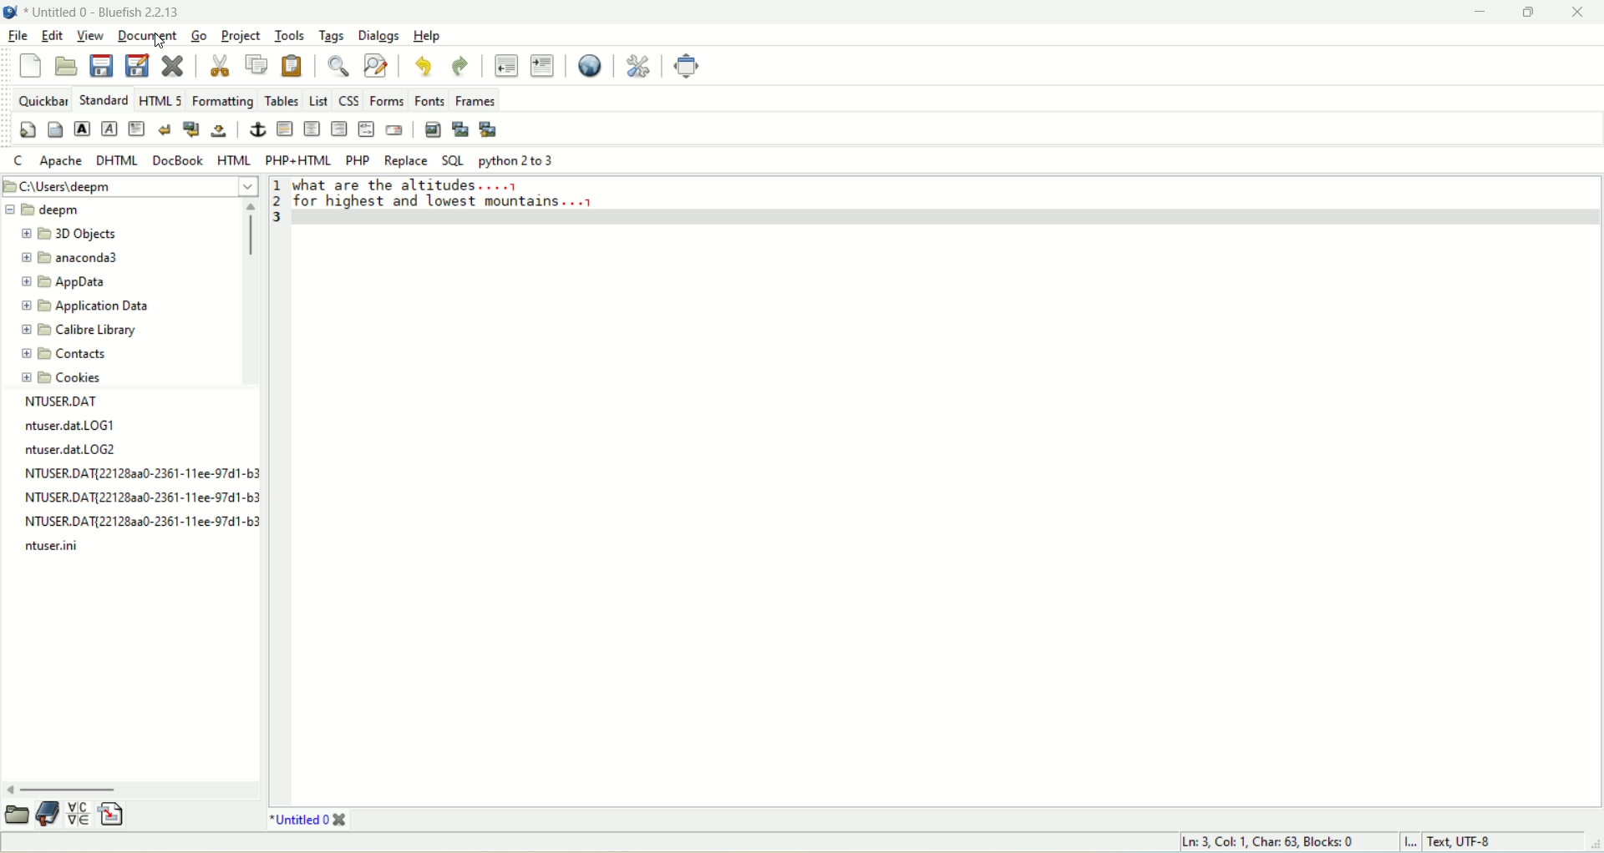 The width and height of the screenshot is (1604, 853). What do you see at coordinates (517, 162) in the screenshot?
I see `python 2 to 3` at bounding box center [517, 162].